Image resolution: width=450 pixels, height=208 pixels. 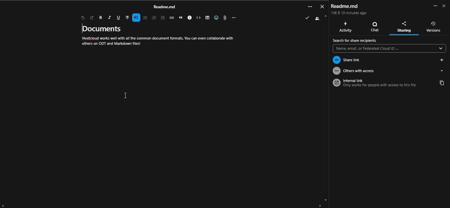 I want to click on emoji, so click(x=216, y=17).